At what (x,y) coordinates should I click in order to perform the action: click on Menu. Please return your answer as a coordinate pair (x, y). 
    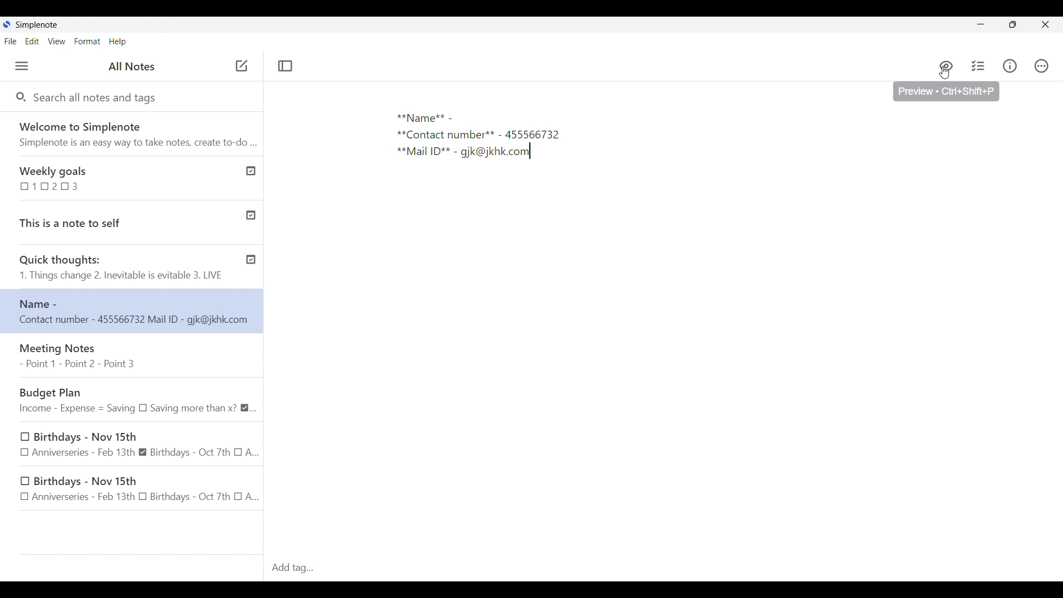
    Looking at the image, I should click on (22, 66).